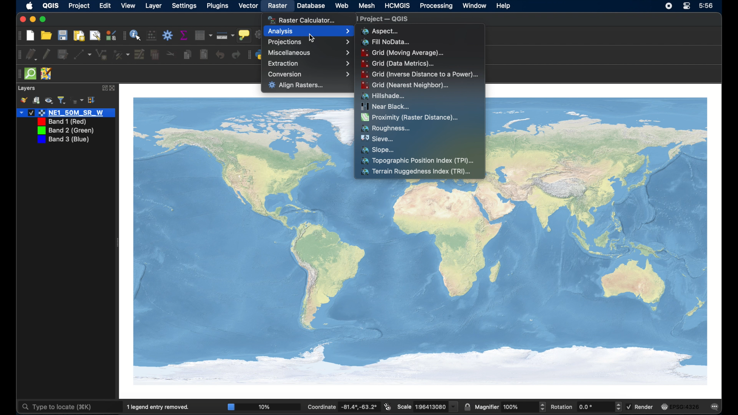 The width and height of the screenshot is (738, 415). Describe the element at coordinates (30, 6) in the screenshot. I see `apple icon` at that location.